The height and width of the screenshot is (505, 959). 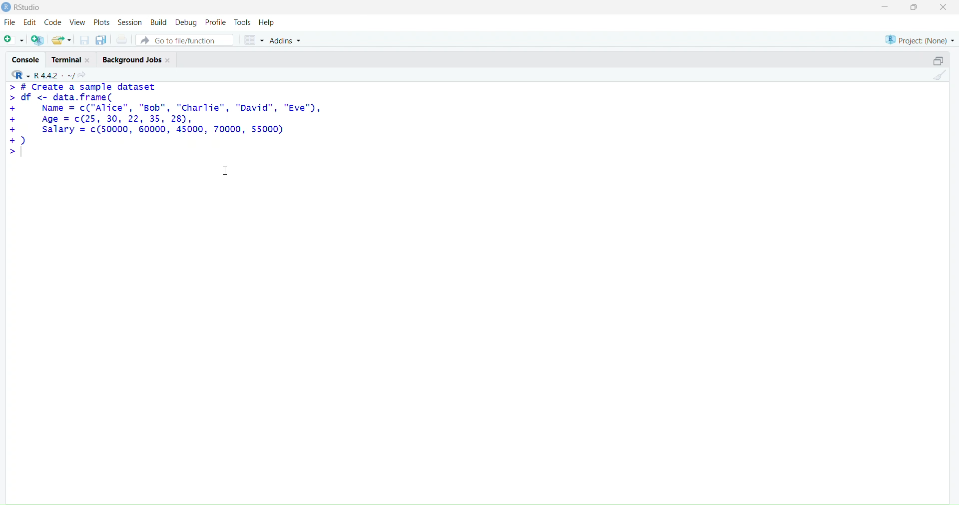 I want to click on code, so click(x=54, y=22).